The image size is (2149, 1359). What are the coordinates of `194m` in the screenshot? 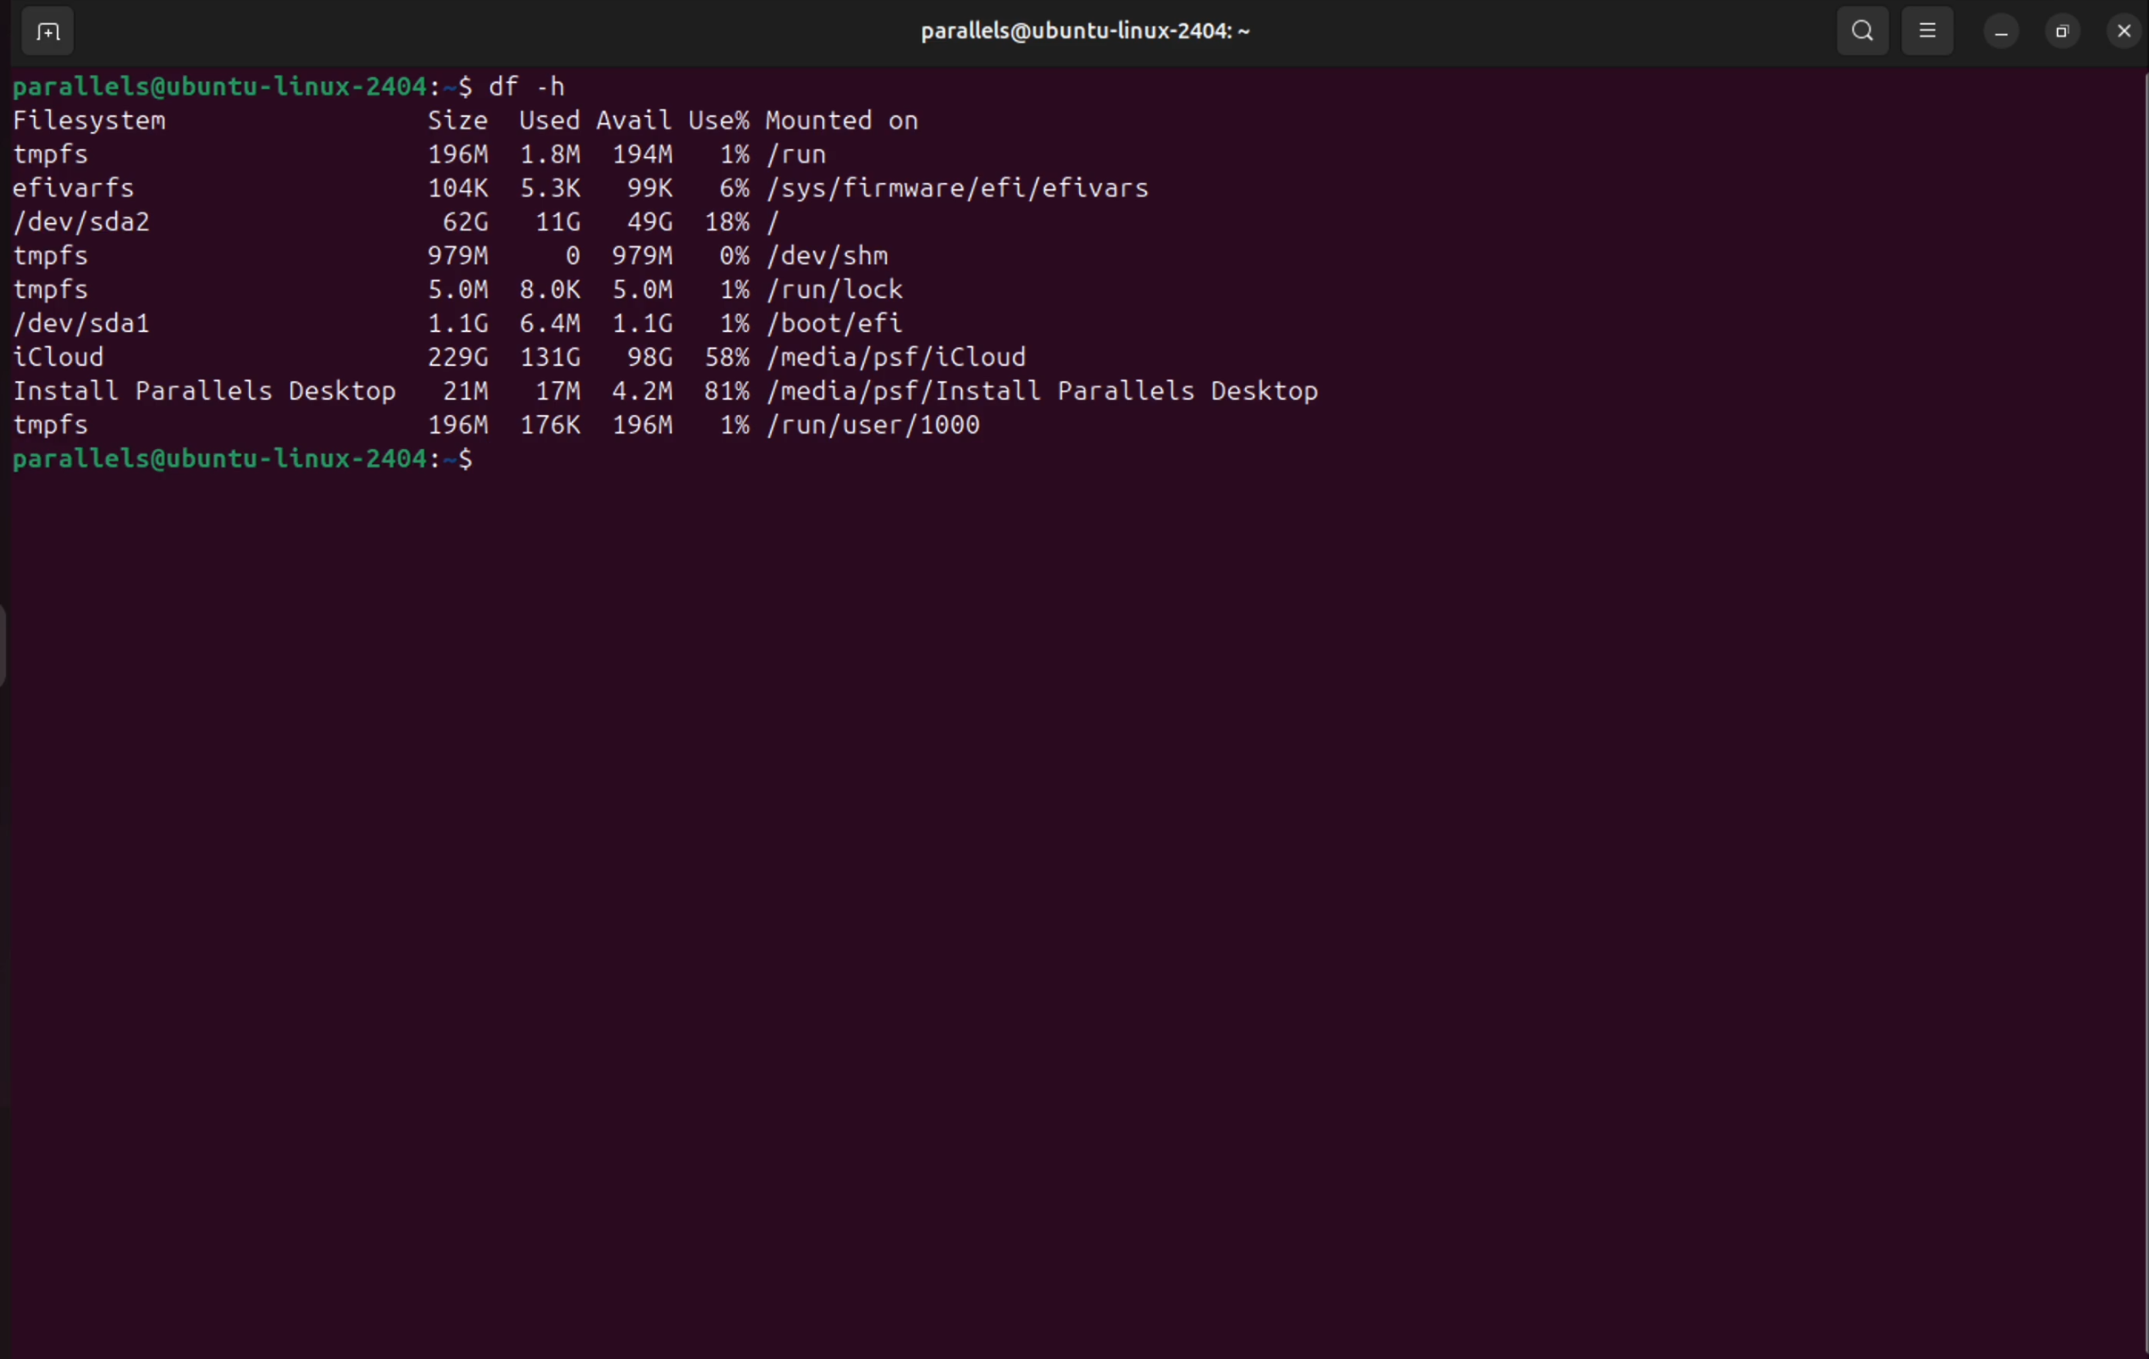 It's located at (643, 154).